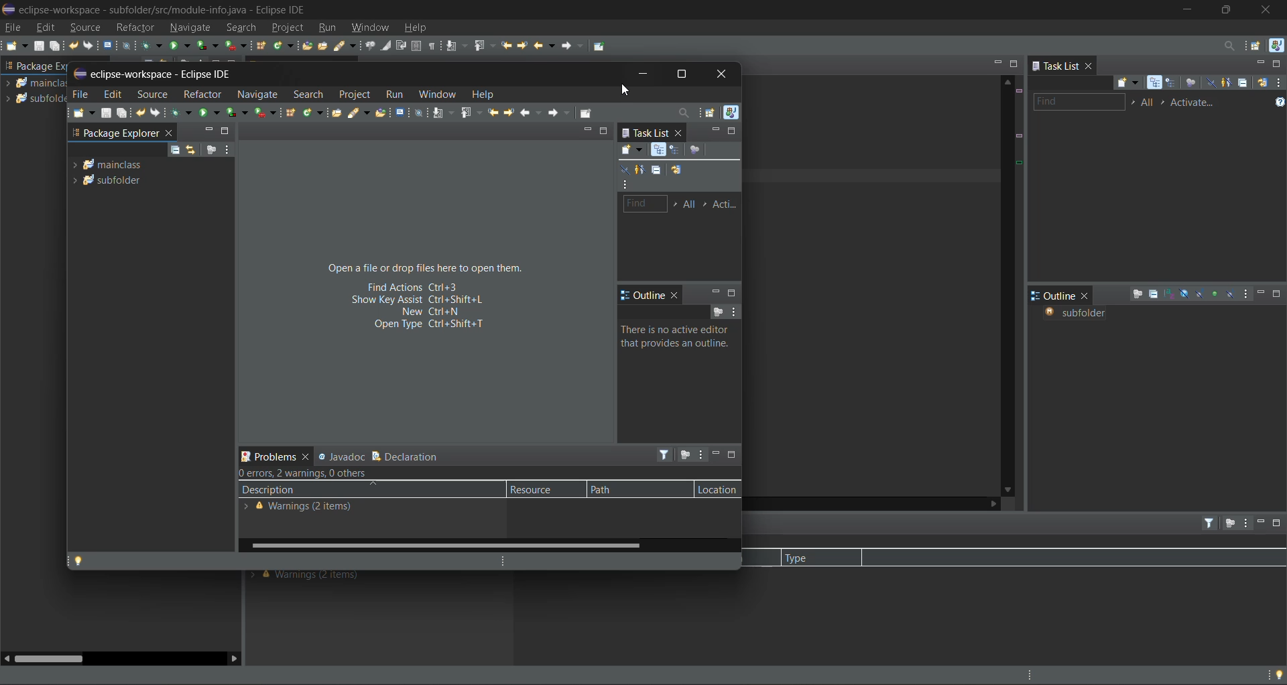 The width and height of the screenshot is (1287, 685). What do you see at coordinates (237, 46) in the screenshot?
I see `run last tool` at bounding box center [237, 46].